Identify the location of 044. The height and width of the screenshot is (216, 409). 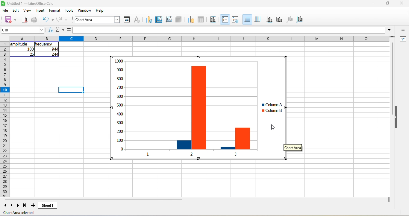
(55, 49).